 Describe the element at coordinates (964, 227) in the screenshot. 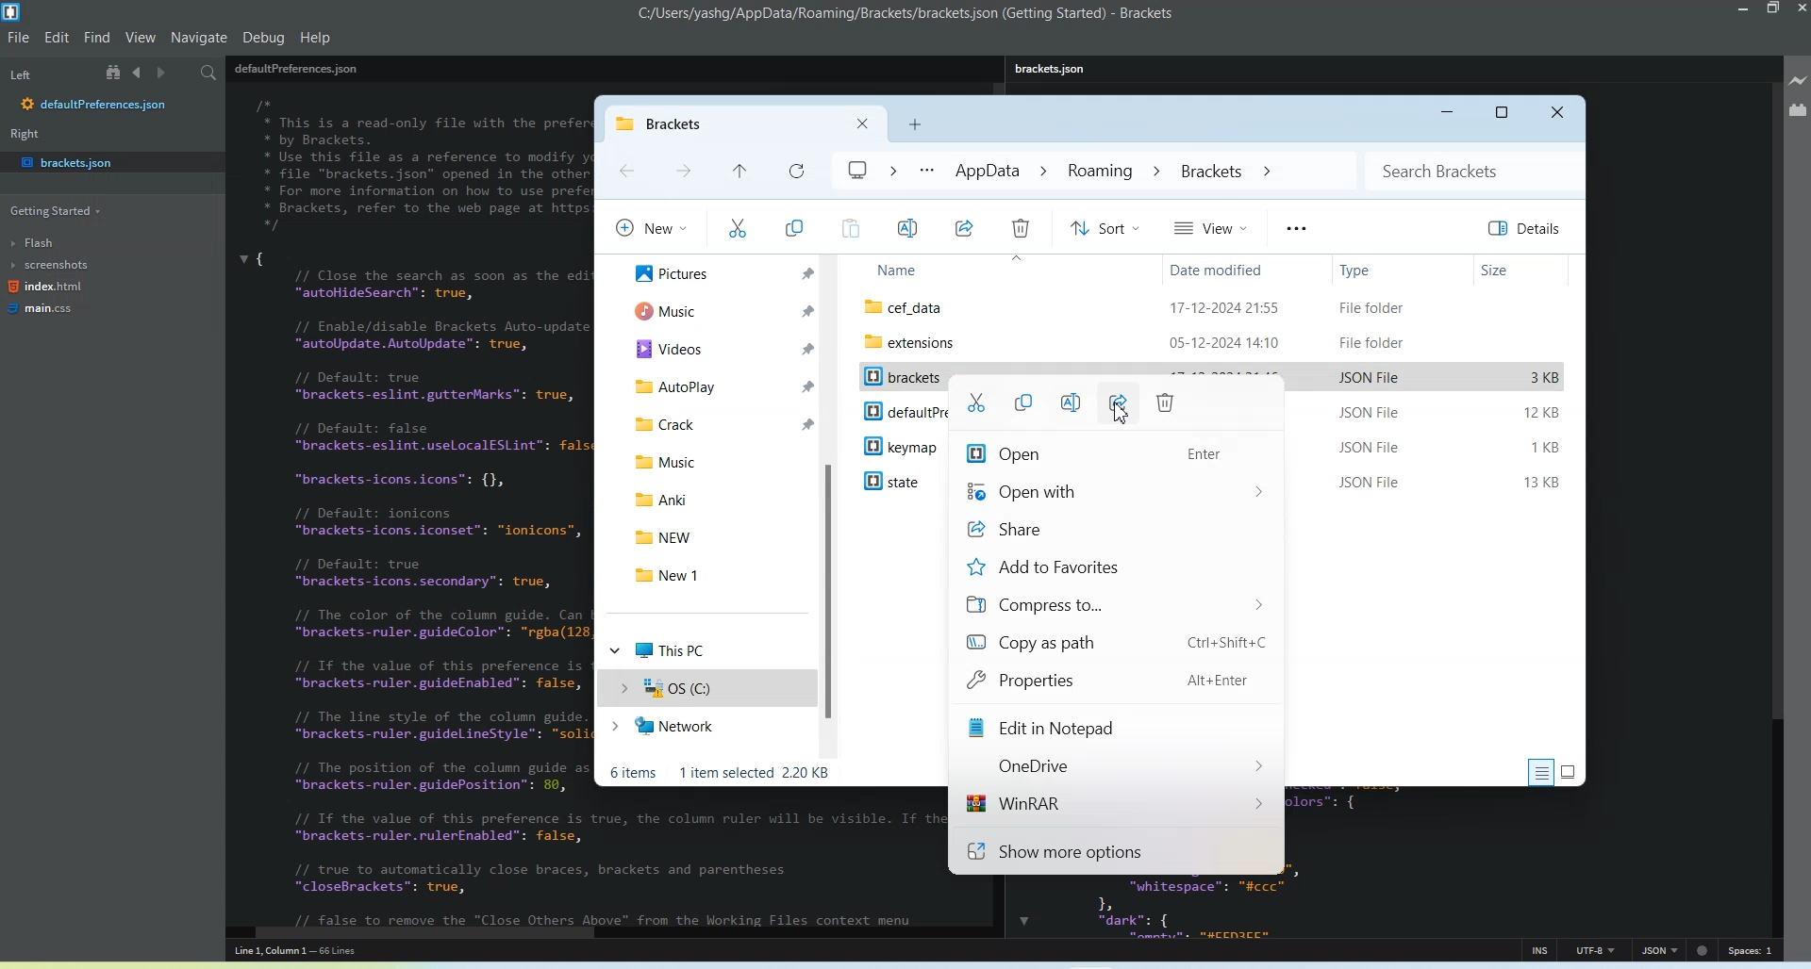

I see `Share` at that location.